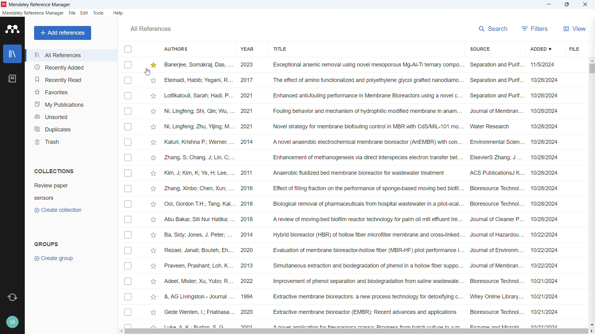 This screenshot has width=595, height=334. Describe the element at coordinates (71, 56) in the screenshot. I see `All references ` at that location.